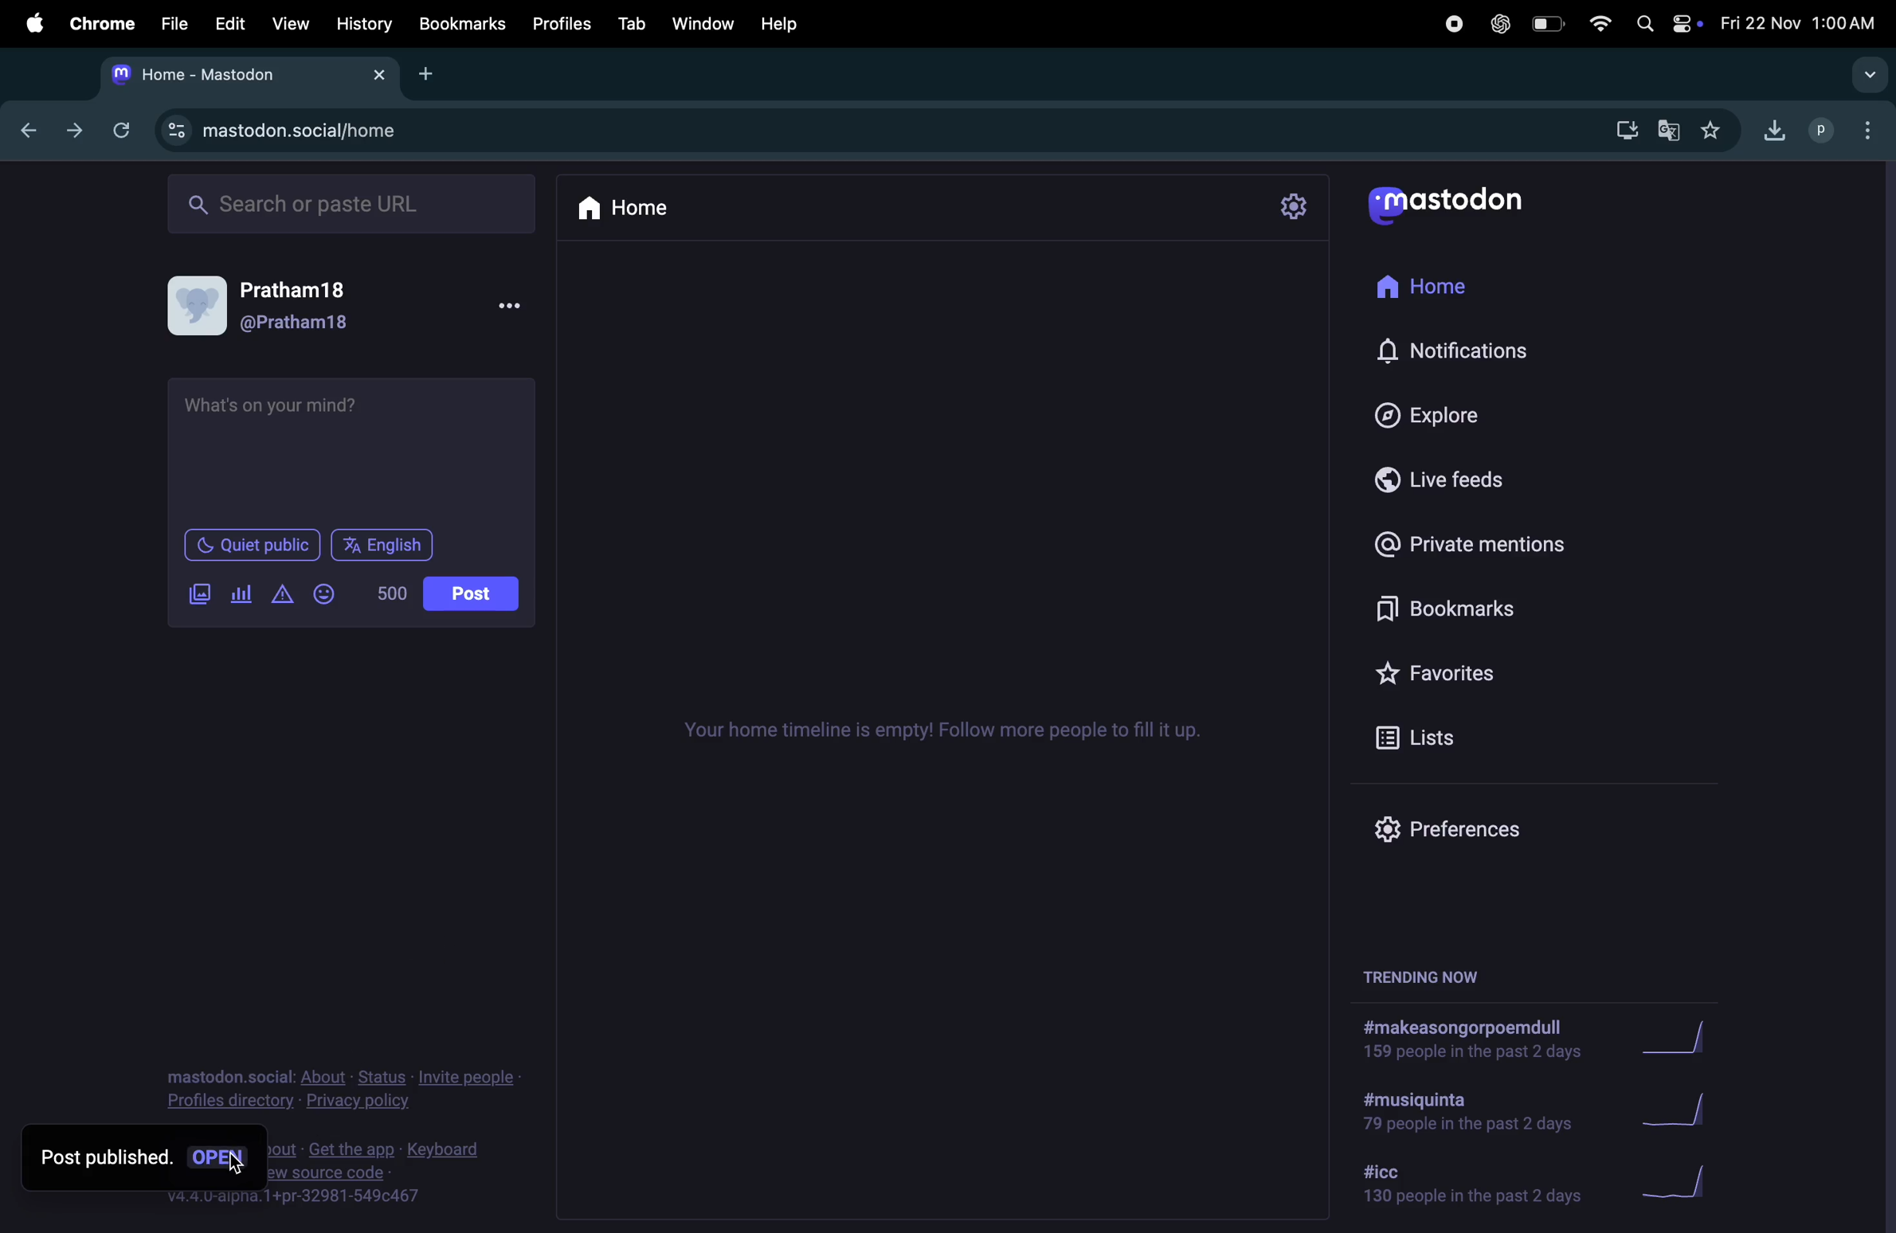 Image resolution: width=1896 pixels, height=1233 pixels. What do you see at coordinates (291, 23) in the screenshot?
I see `view` at bounding box center [291, 23].